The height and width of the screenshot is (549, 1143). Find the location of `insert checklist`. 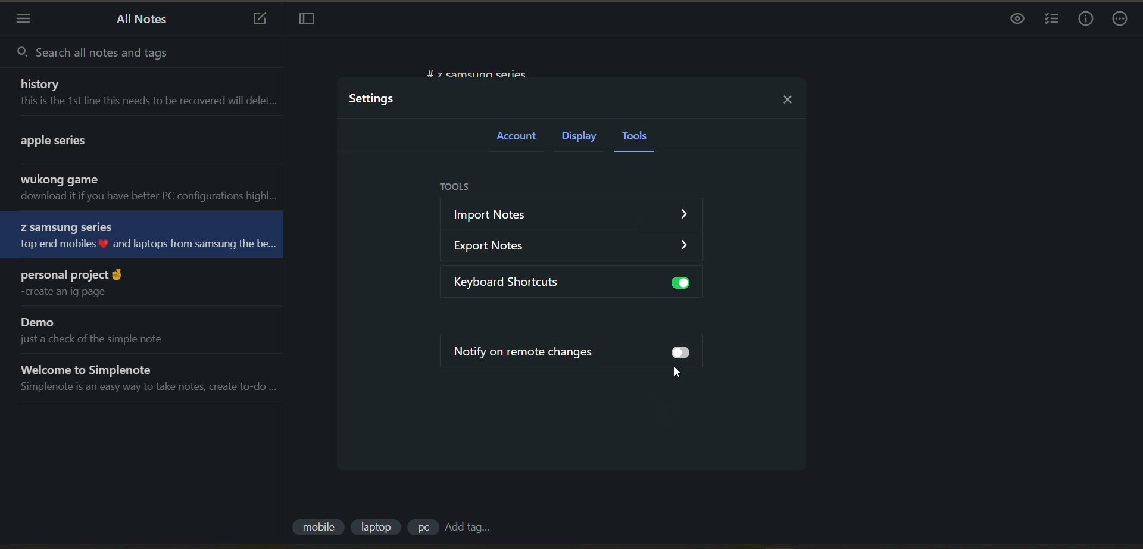

insert checklist is located at coordinates (1053, 20).